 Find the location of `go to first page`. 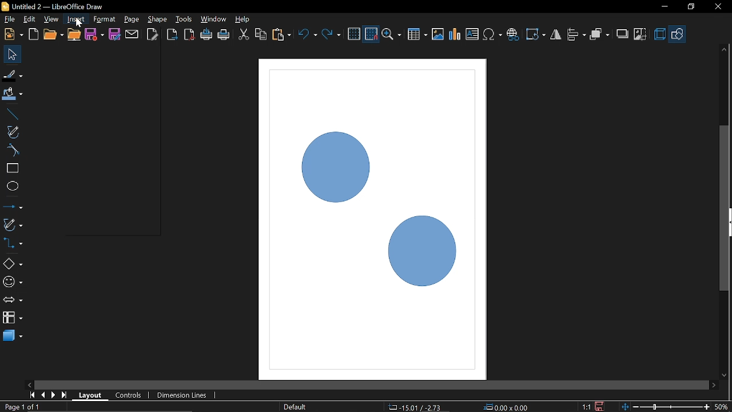

go to first page is located at coordinates (33, 394).